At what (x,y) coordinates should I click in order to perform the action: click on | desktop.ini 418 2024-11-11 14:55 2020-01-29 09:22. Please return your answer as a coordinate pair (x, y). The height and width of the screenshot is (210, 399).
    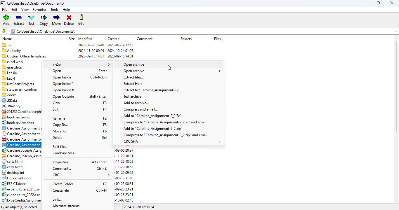
    Looking at the image, I should click on (20, 172).